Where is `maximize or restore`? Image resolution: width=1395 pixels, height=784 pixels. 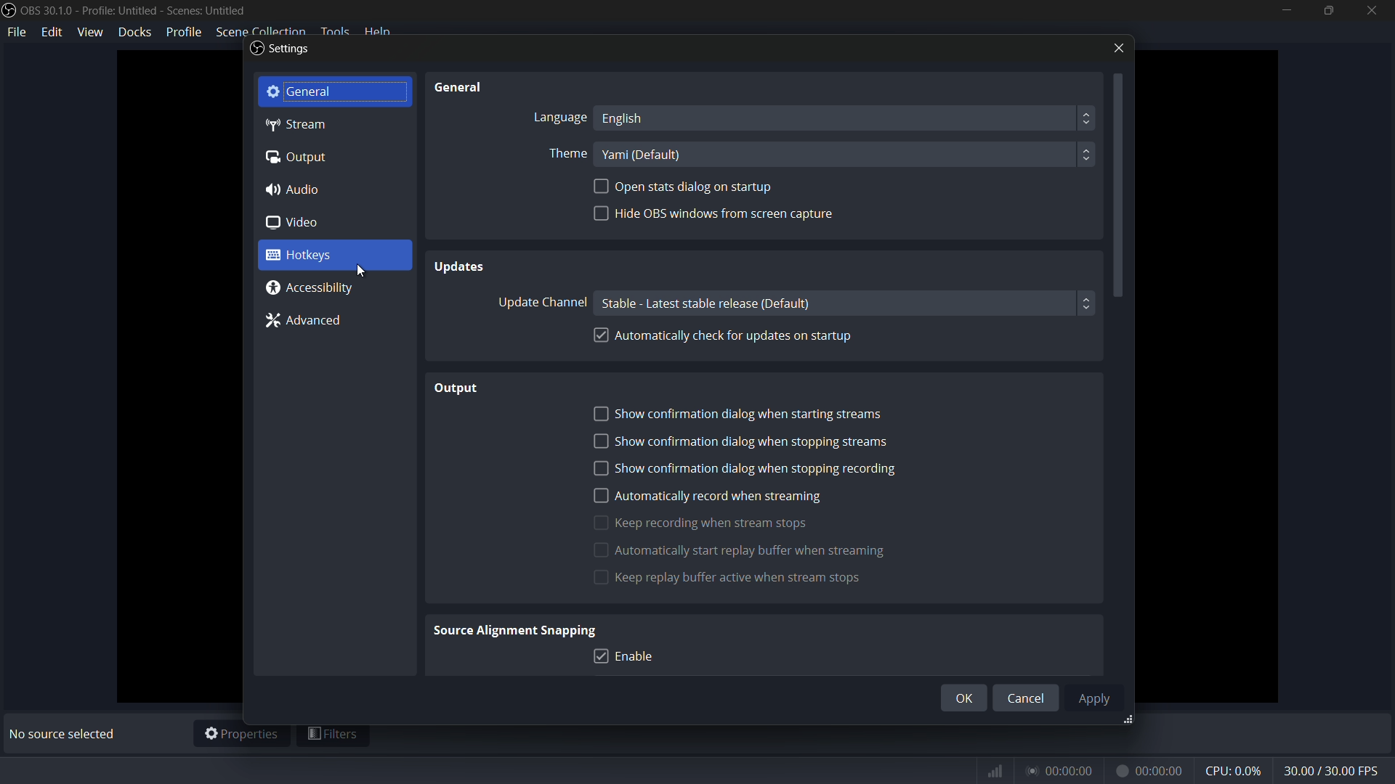 maximize or restore is located at coordinates (1327, 10).